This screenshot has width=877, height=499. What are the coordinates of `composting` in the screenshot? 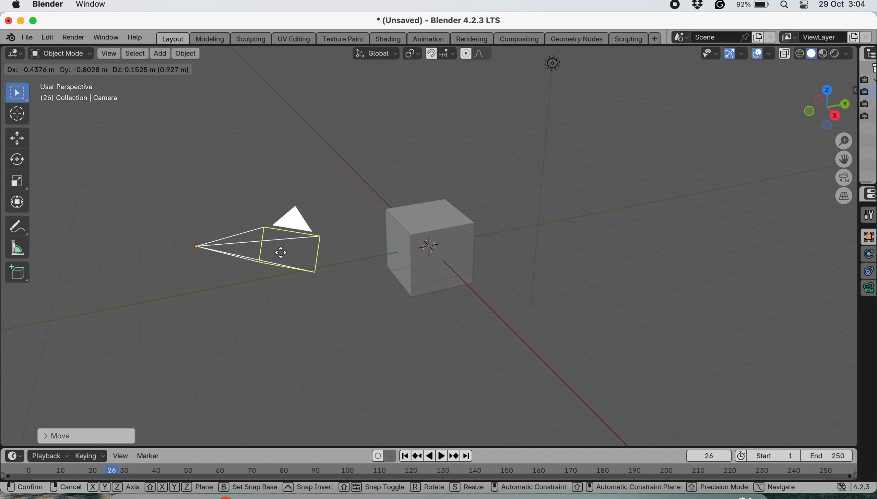 It's located at (521, 38).